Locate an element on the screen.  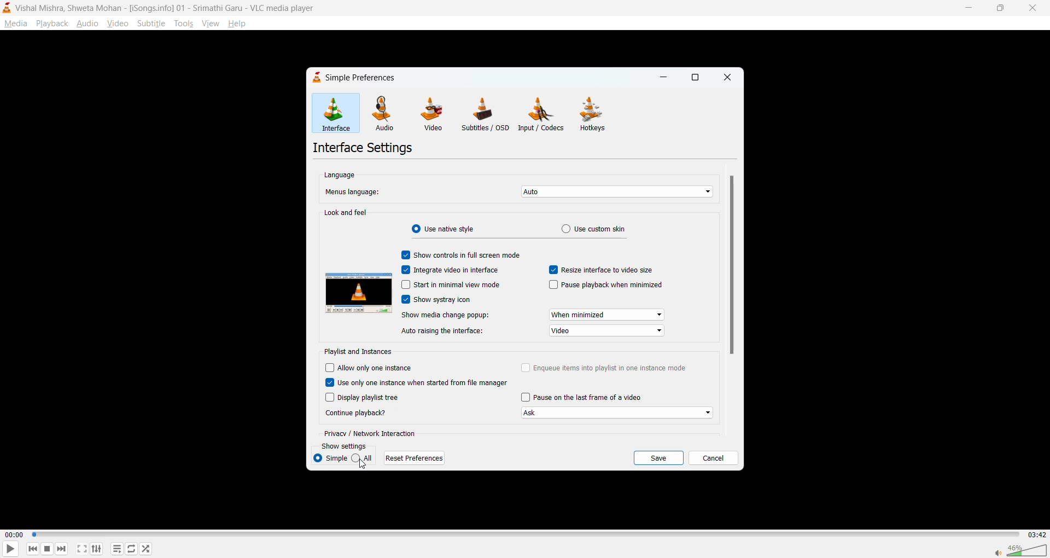
fullscreen is located at coordinates (82, 549).